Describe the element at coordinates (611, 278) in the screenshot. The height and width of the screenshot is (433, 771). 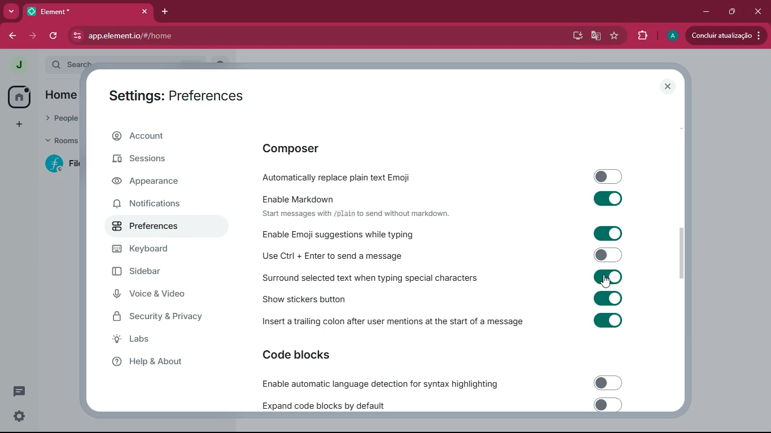
I see `on` at that location.